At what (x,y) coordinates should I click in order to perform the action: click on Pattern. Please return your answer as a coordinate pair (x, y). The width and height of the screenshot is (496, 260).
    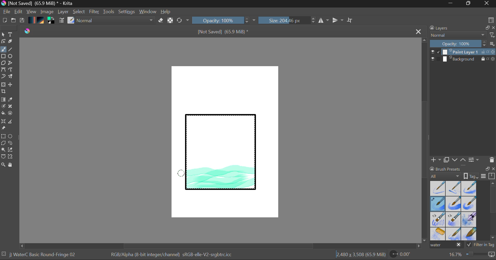
    Looking at the image, I should click on (41, 21).